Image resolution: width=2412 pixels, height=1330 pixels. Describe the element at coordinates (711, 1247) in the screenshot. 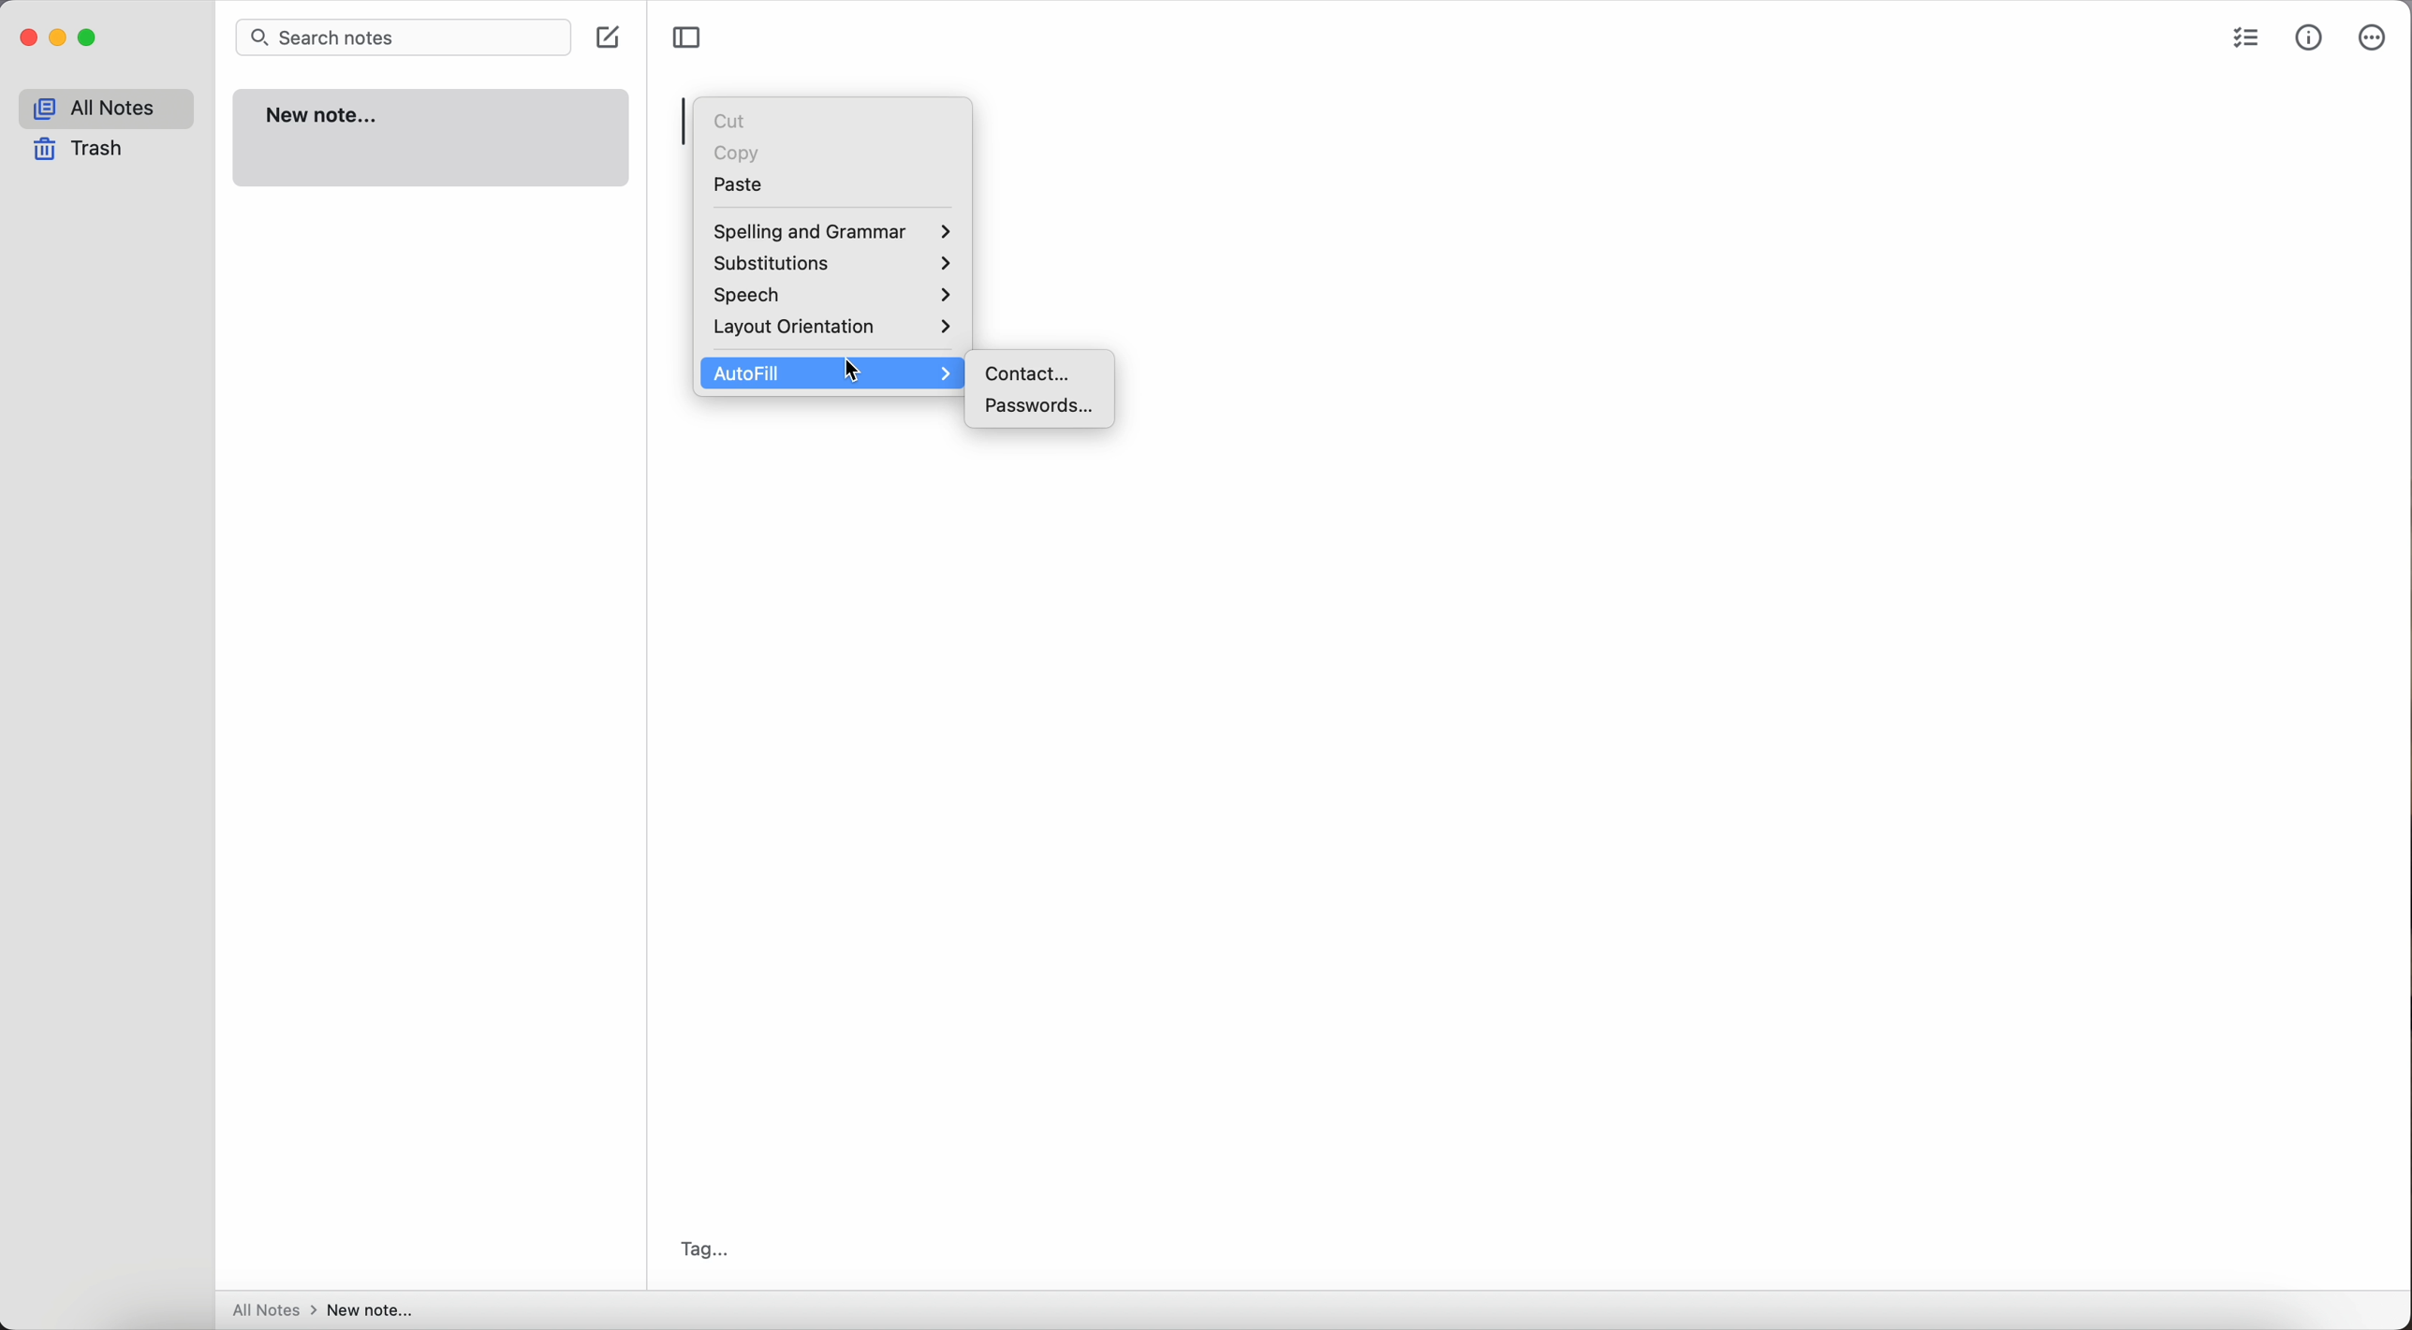

I see `tag` at that location.